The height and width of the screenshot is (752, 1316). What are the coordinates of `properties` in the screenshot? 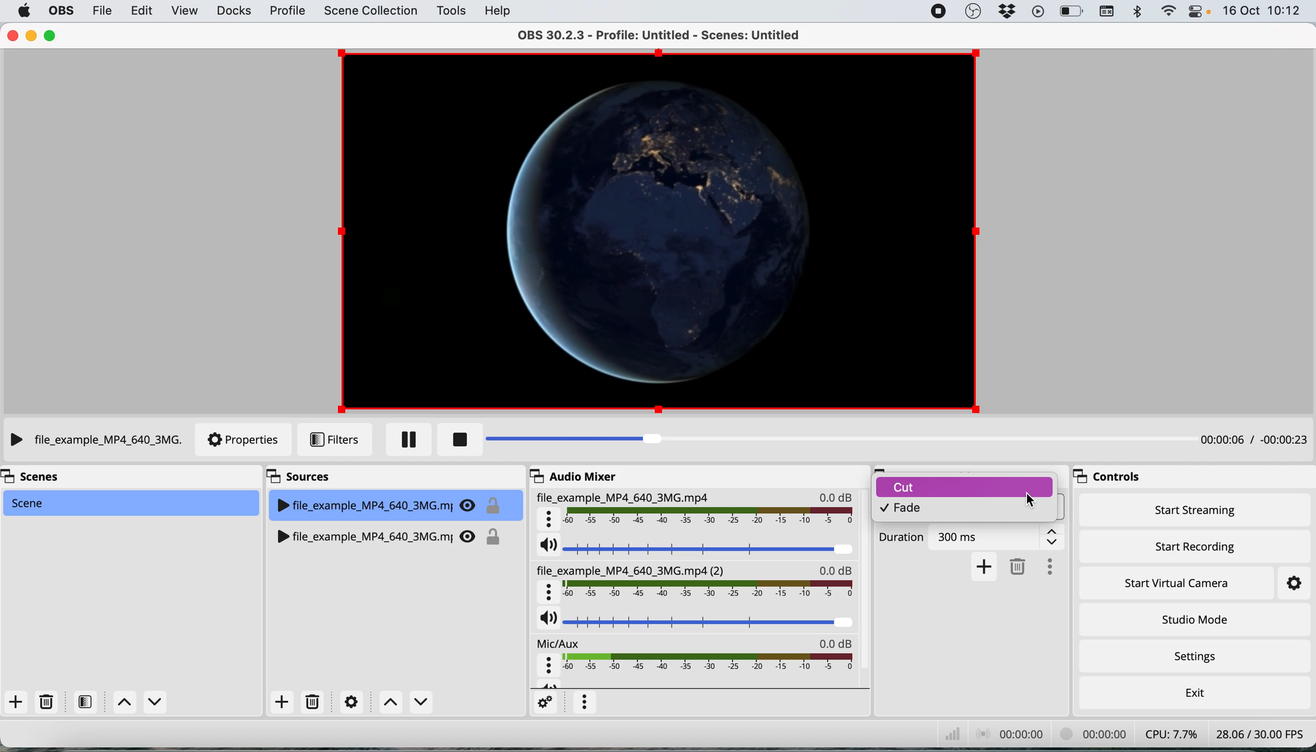 It's located at (246, 441).